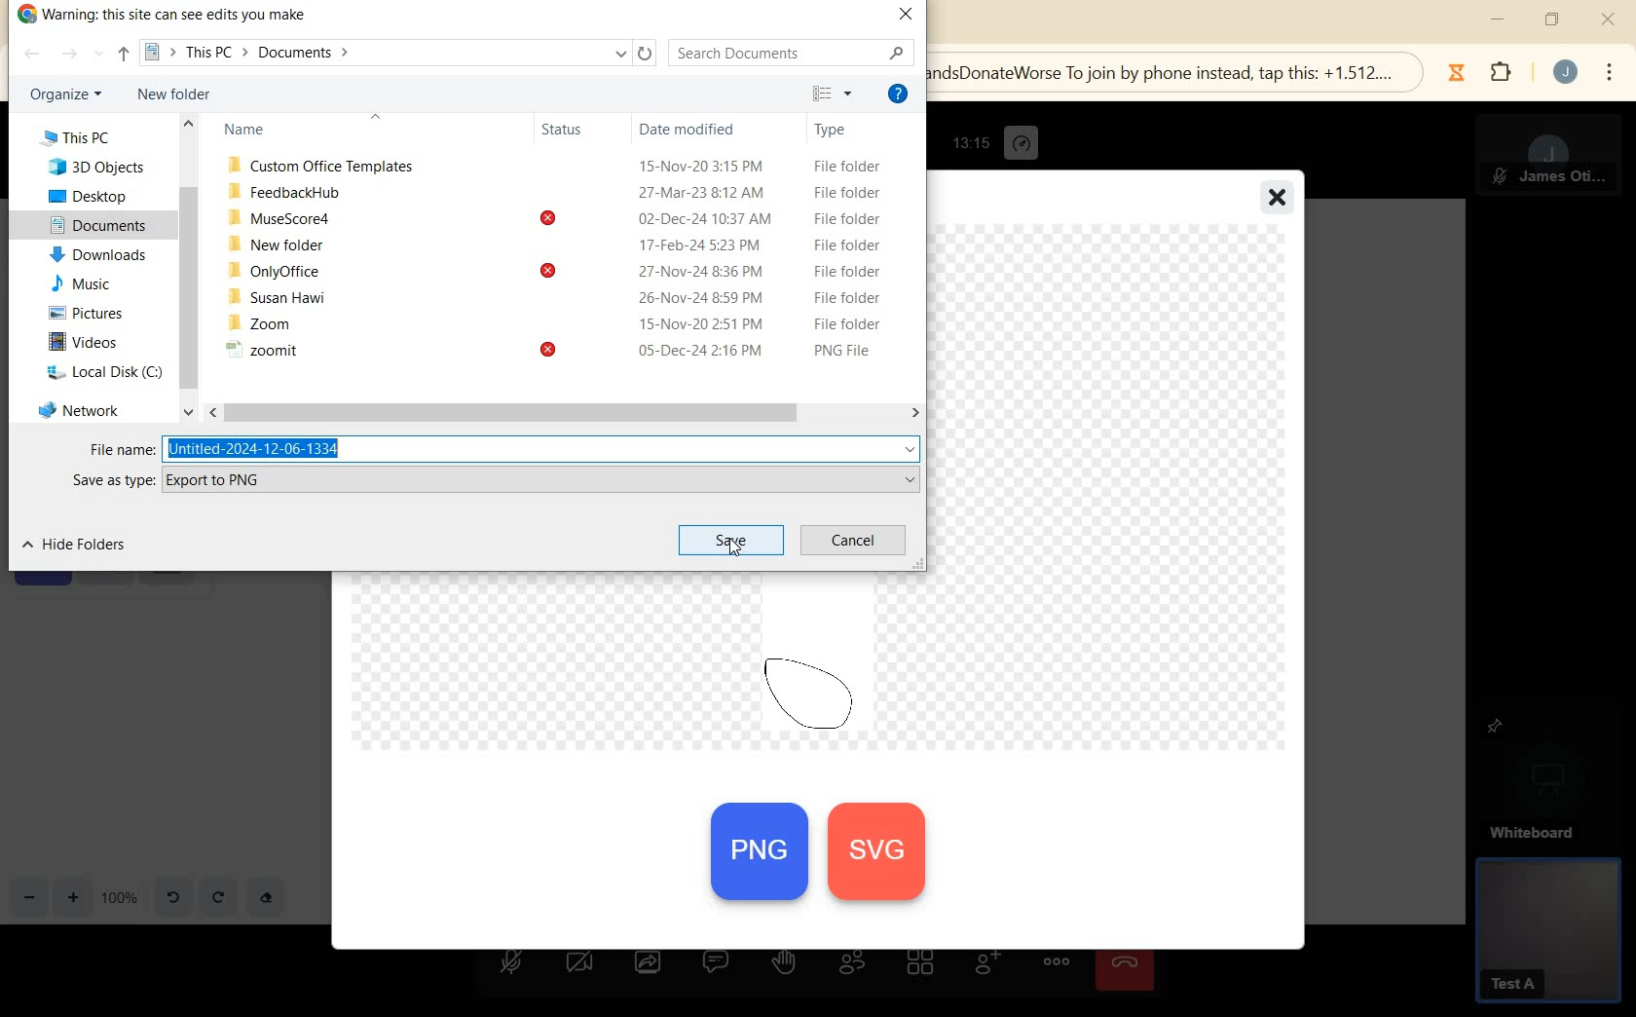 This screenshot has width=1636, height=1017. What do you see at coordinates (315, 189) in the screenshot?
I see `FeedbackHub 27-Mar-23 8:12 AM File folder` at bounding box center [315, 189].